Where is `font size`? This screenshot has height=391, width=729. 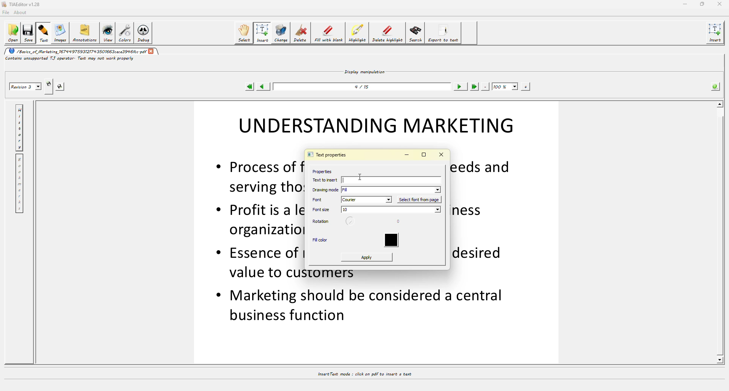 font size is located at coordinates (322, 210).